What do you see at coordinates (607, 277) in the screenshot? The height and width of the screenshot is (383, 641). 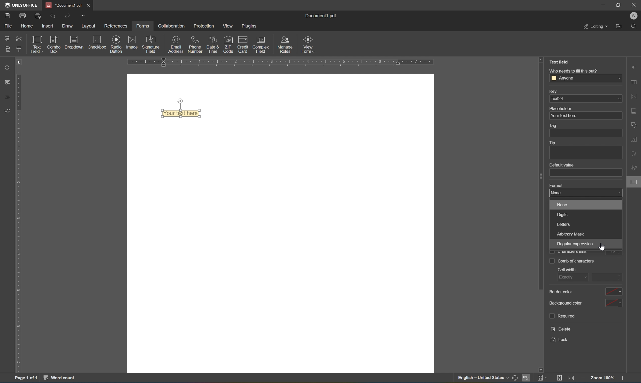 I see `edit cell width` at bounding box center [607, 277].